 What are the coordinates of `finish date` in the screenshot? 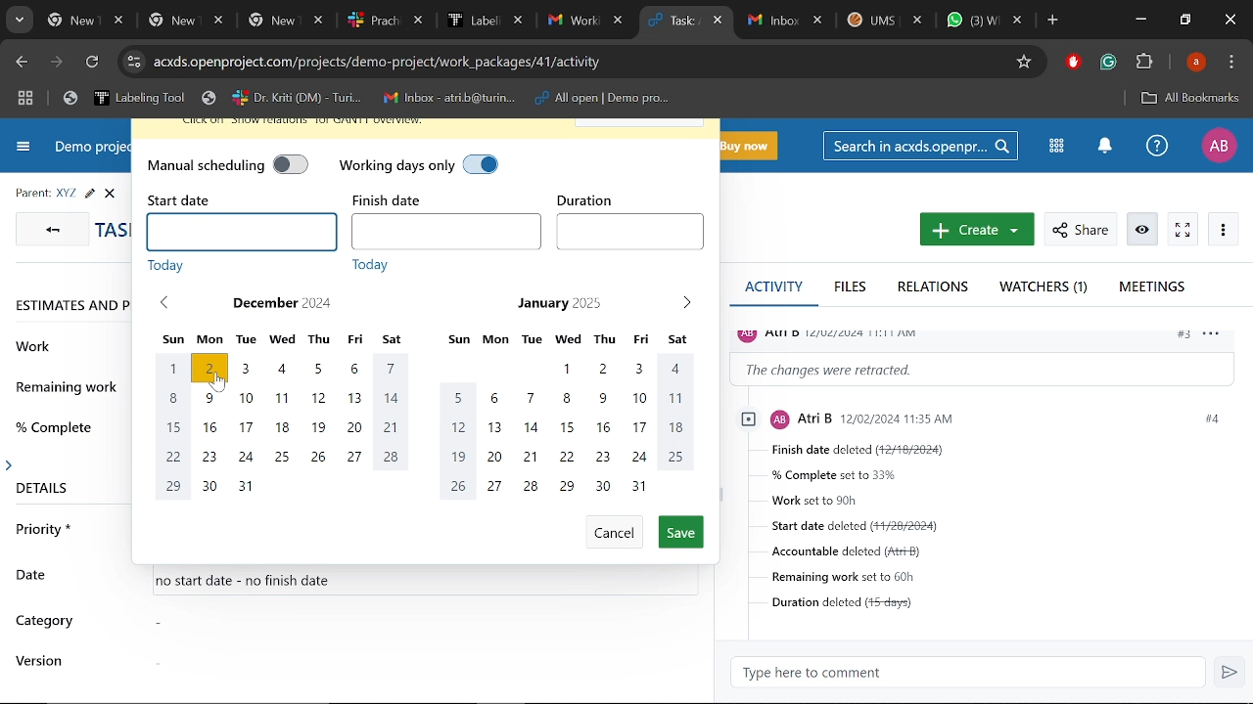 It's located at (407, 200).